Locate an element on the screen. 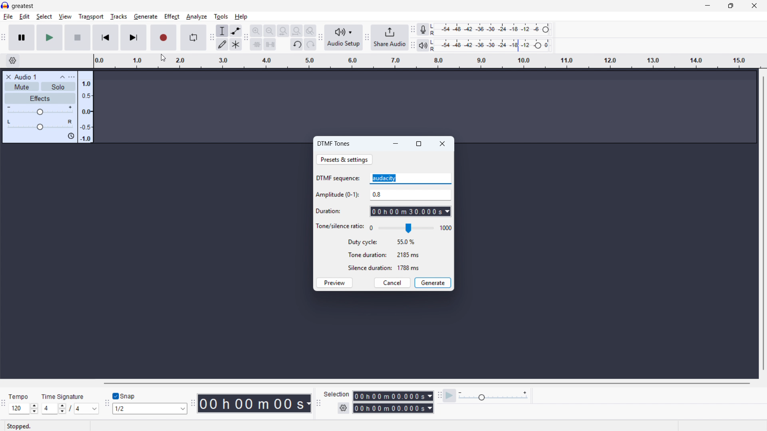 The width and height of the screenshot is (767, 431). effect is located at coordinates (172, 17).